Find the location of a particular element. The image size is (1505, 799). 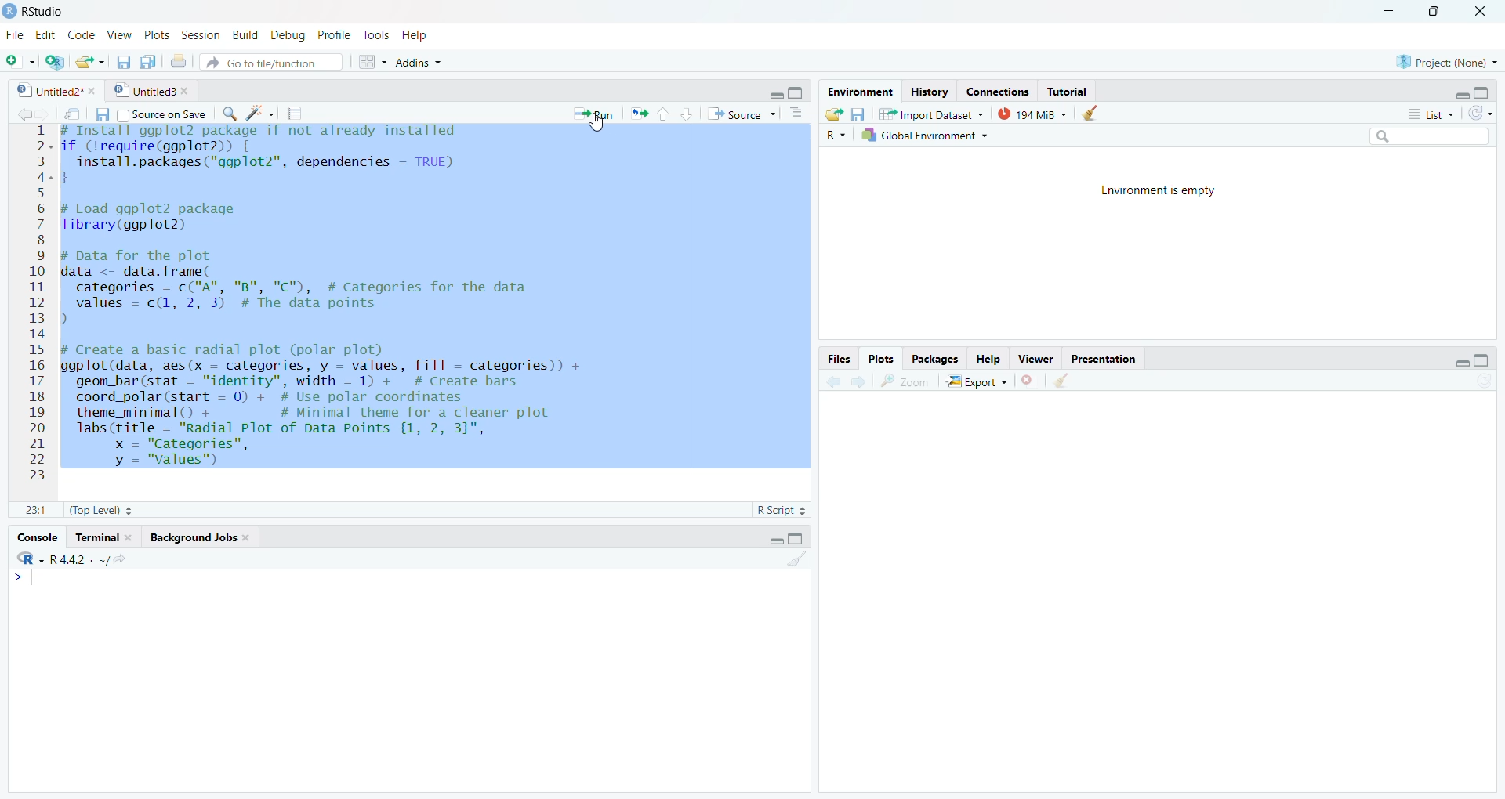

Cleaner is located at coordinates (796, 561).